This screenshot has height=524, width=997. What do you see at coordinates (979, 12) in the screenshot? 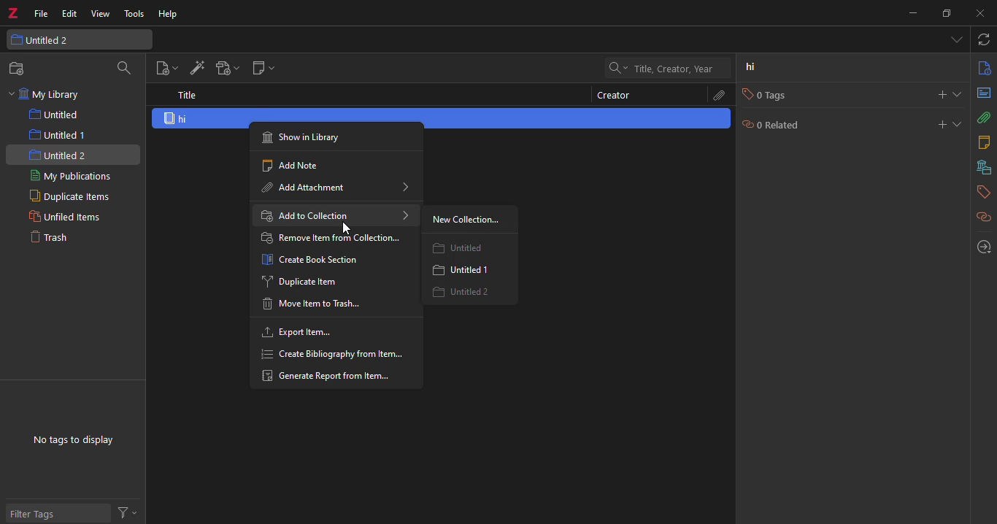
I see `close` at bounding box center [979, 12].